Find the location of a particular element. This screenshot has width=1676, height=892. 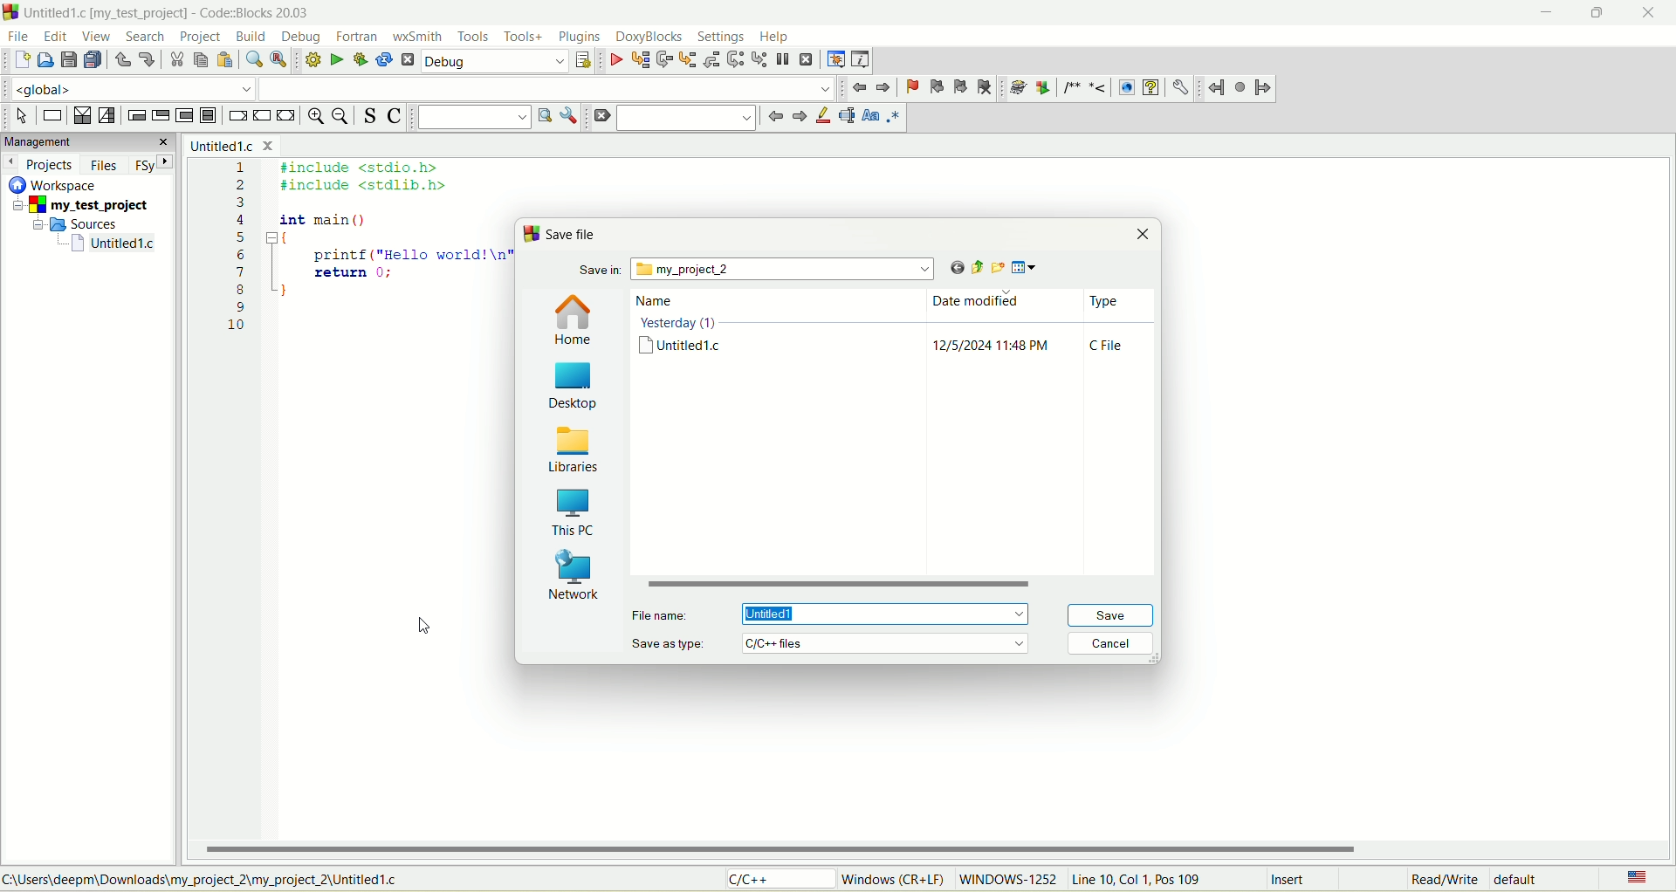

break debugger is located at coordinates (782, 59).